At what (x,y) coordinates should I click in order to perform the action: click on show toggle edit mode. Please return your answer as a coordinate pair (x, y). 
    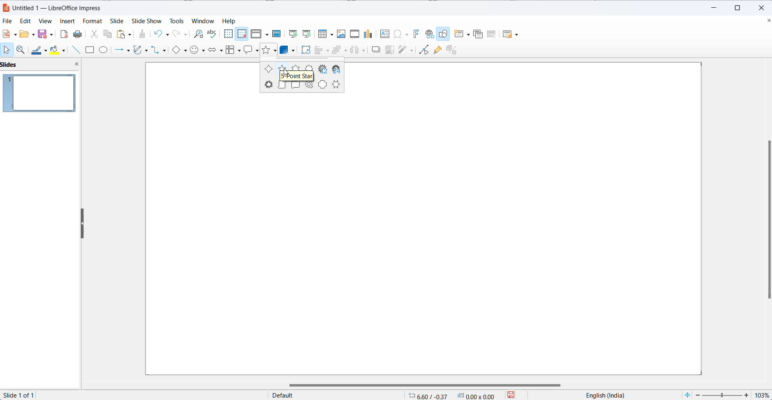
    Looking at the image, I should click on (423, 51).